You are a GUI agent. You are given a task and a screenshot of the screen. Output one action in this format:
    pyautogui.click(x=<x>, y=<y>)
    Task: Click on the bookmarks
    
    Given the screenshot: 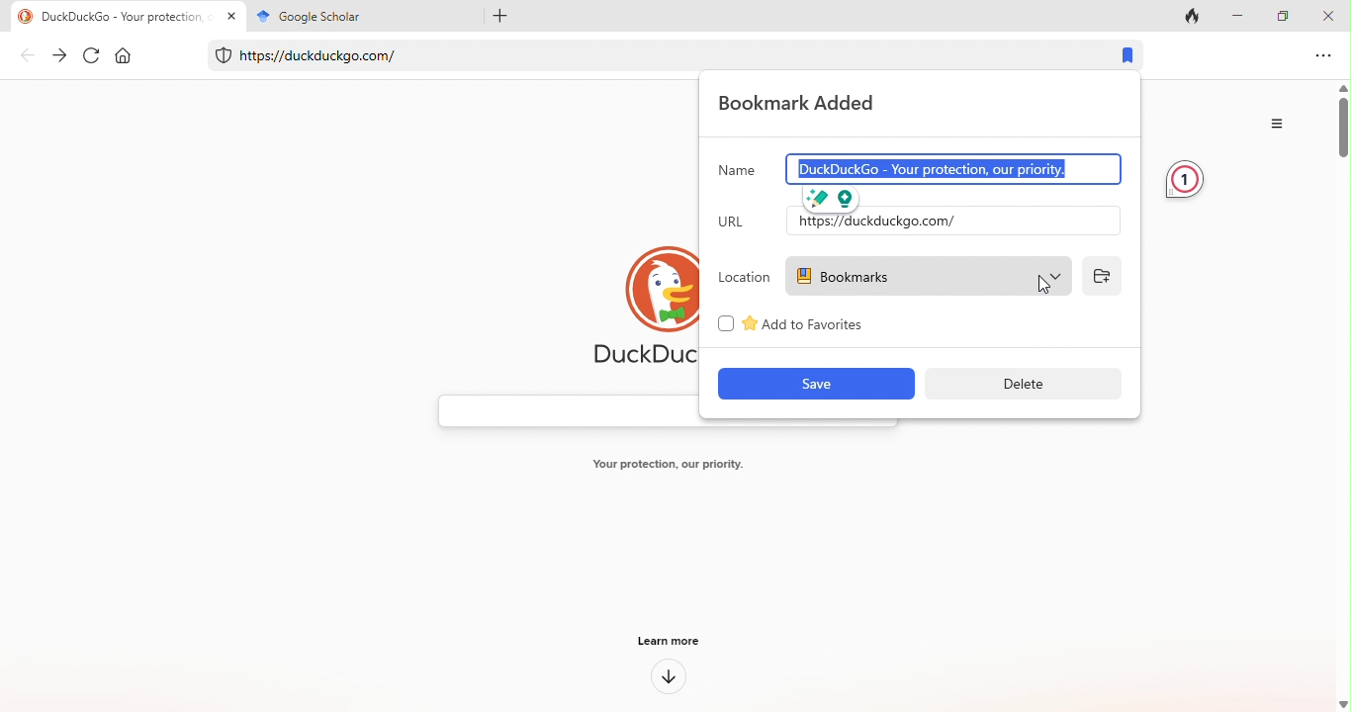 What is the action you would take?
    pyautogui.click(x=934, y=276)
    